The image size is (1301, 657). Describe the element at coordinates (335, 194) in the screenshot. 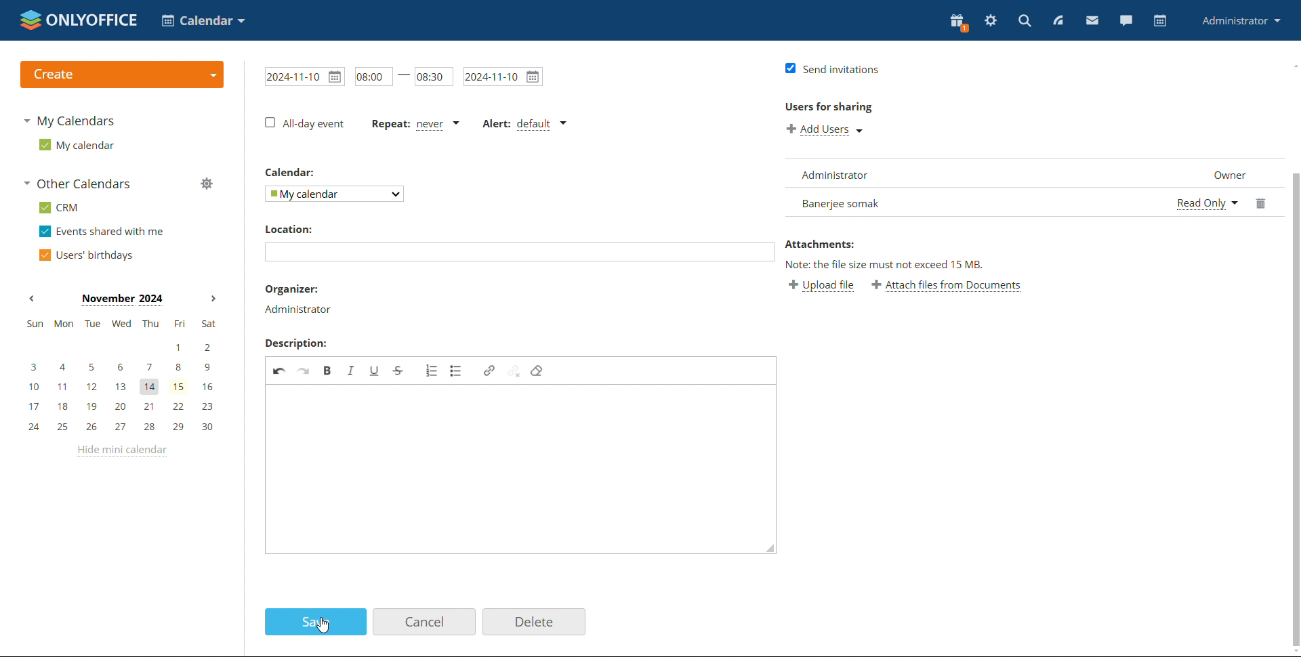

I see `select calendar` at that location.